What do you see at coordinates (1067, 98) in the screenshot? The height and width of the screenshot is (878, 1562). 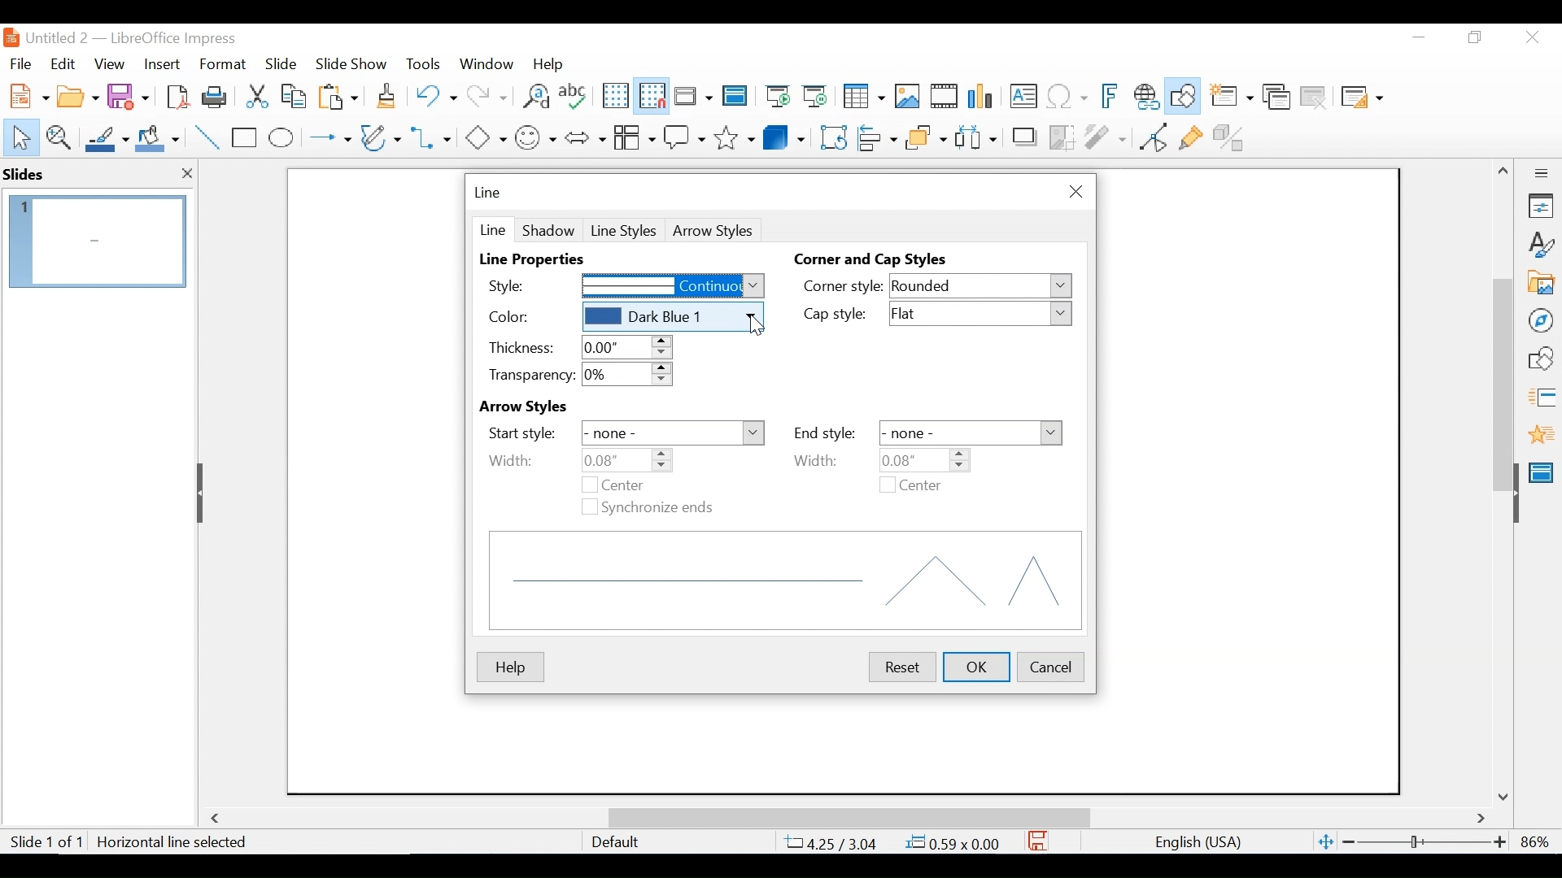 I see `Insert Special Characters` at bounding box center [1067, 98].